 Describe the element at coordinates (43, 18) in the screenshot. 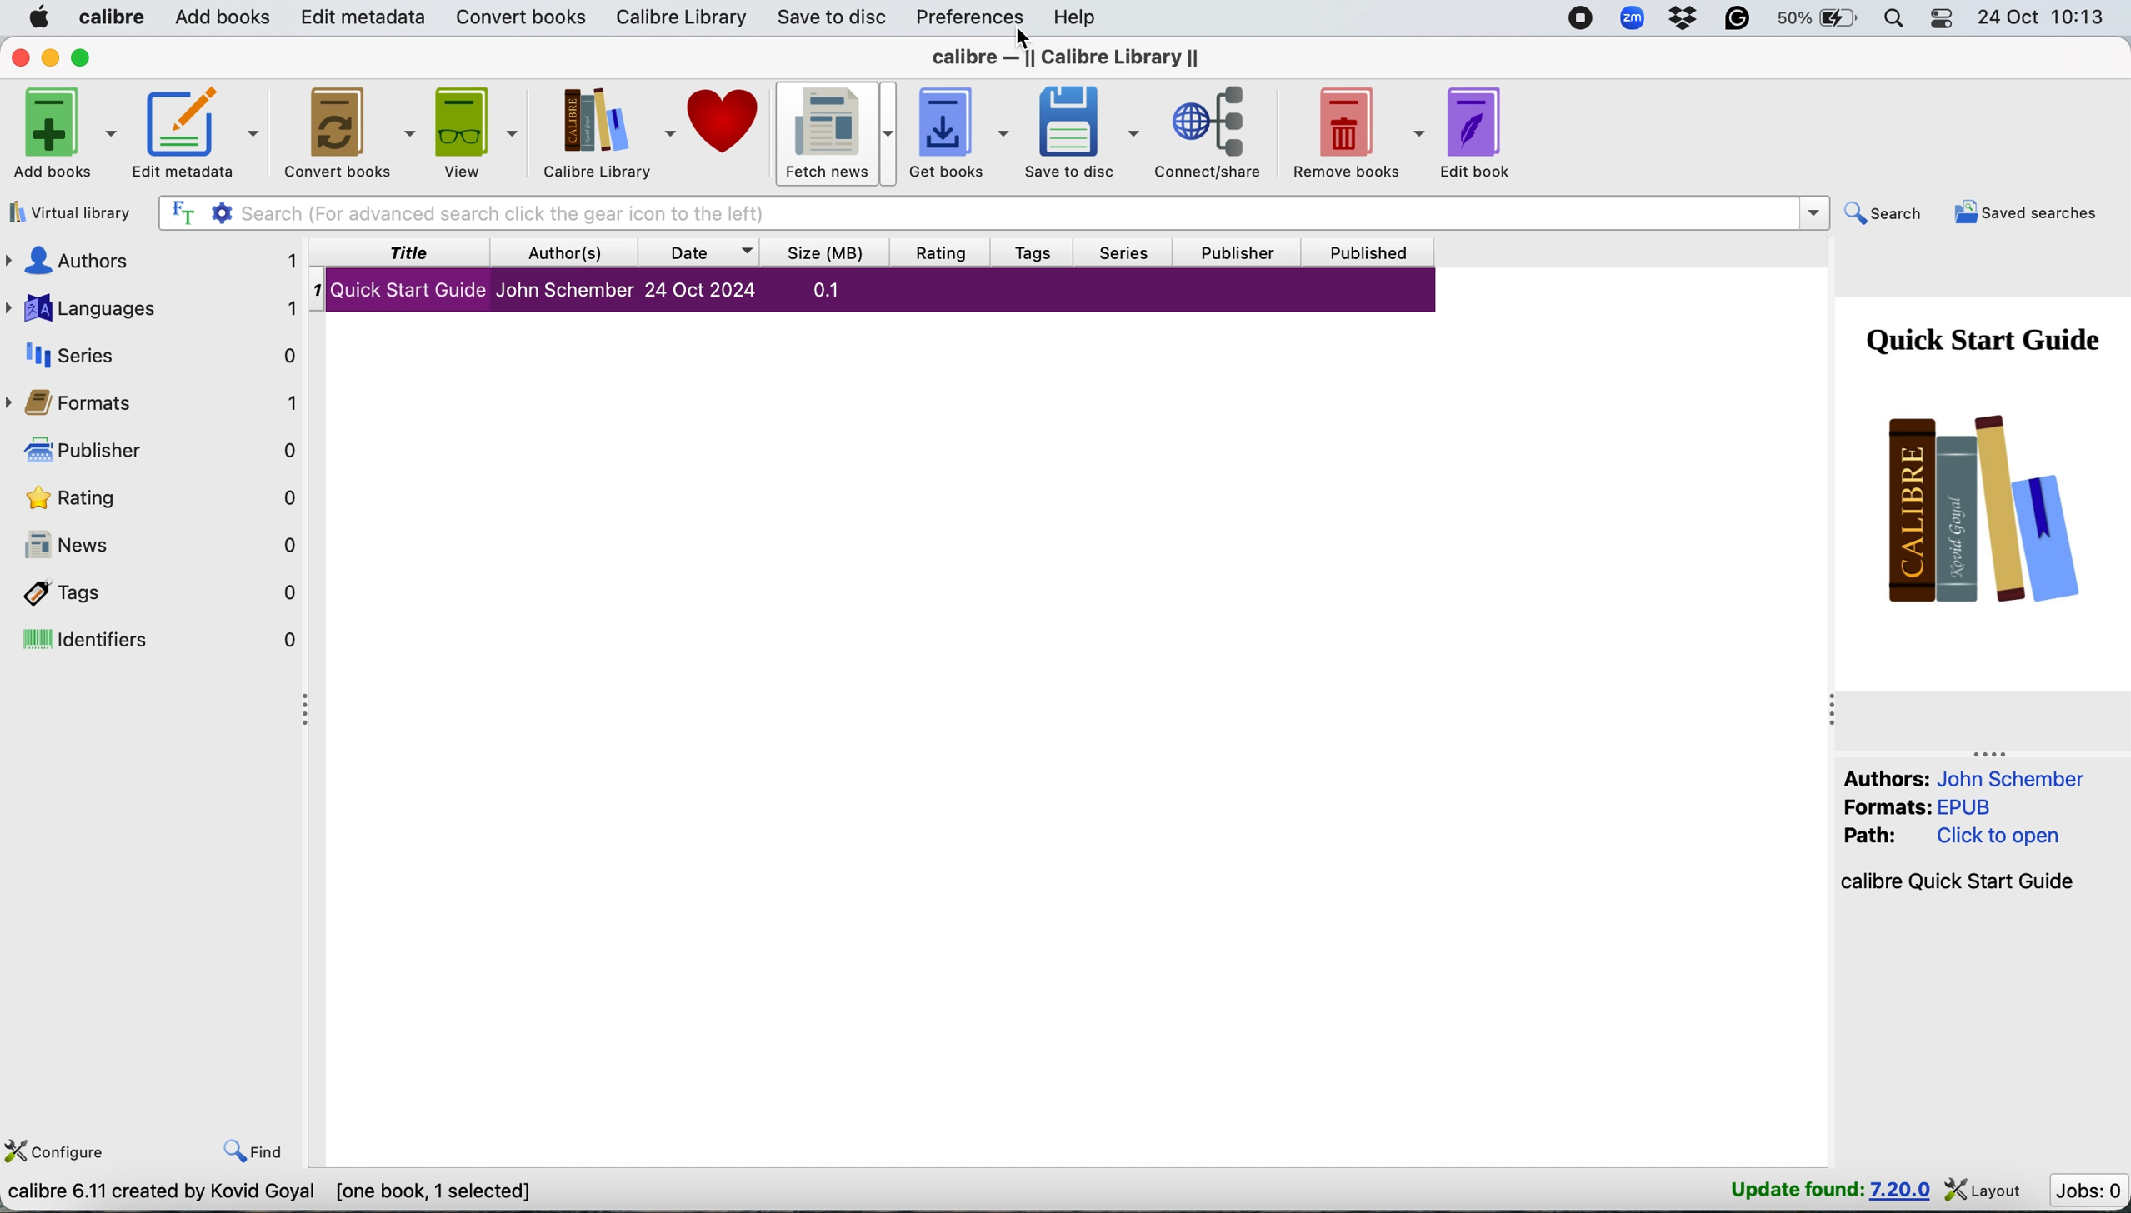

I see `system logo` at that location.